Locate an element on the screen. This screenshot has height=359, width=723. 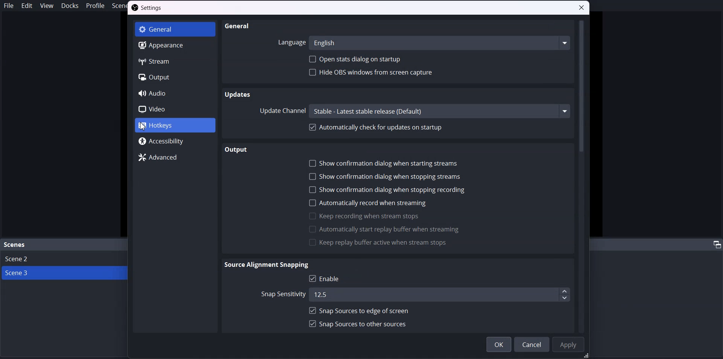
General is located at coordinates (238, 26).